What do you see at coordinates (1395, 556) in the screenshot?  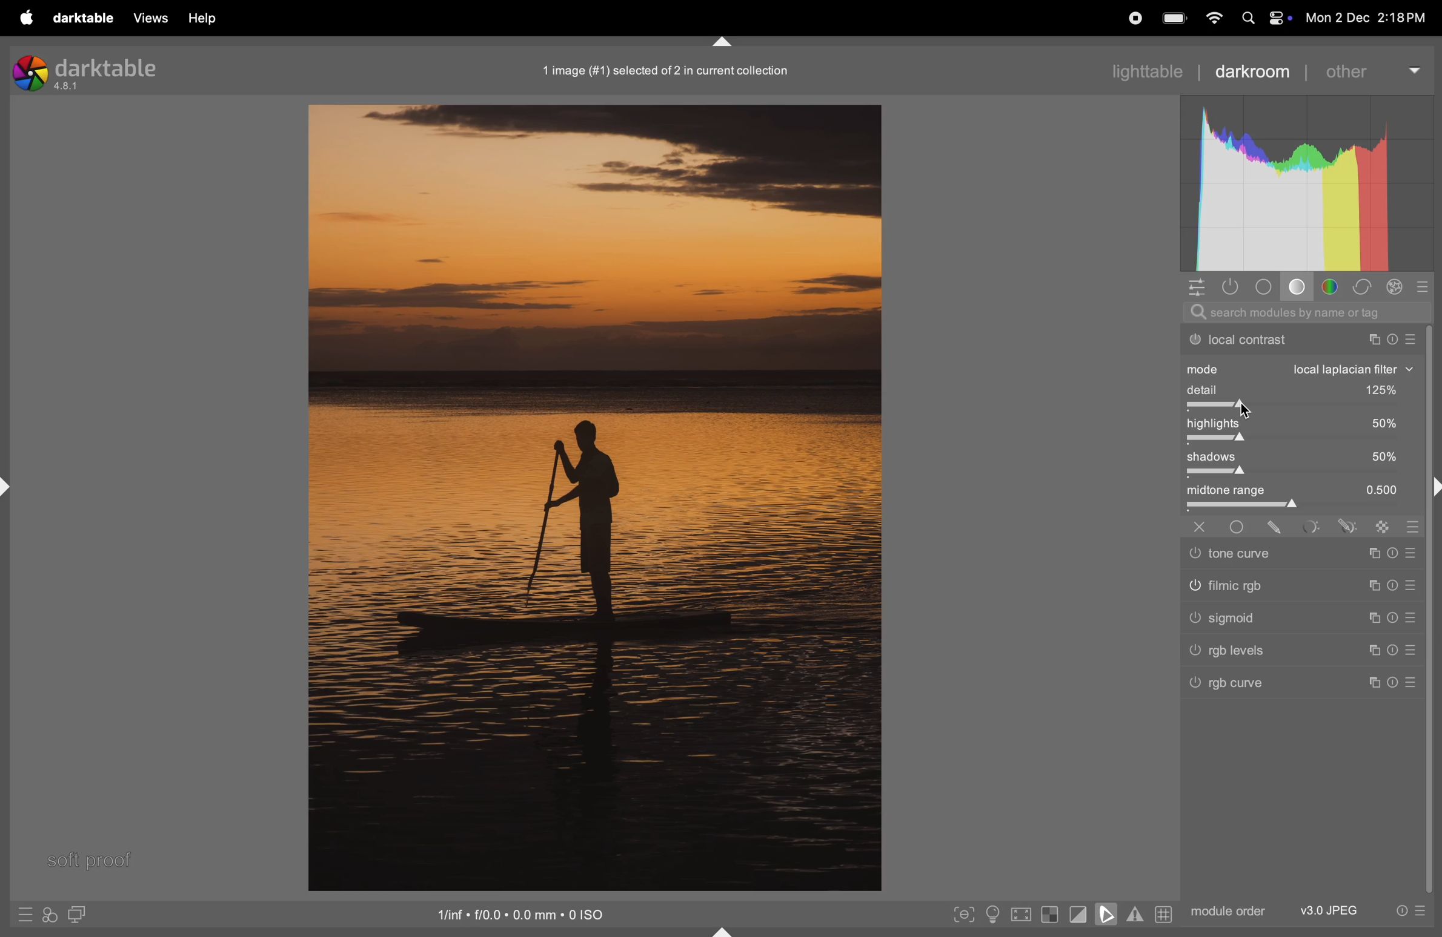 I see `sign ` at bounding box center [1395, 556].